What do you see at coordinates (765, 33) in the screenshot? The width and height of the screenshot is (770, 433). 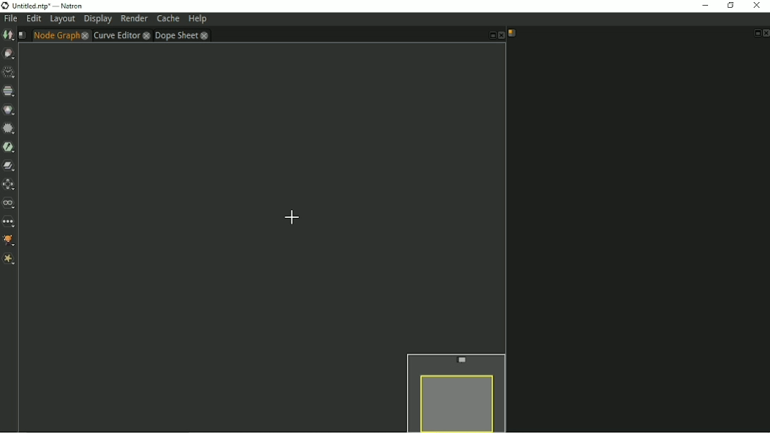 I see `Close` at bounding box center [765, 33].